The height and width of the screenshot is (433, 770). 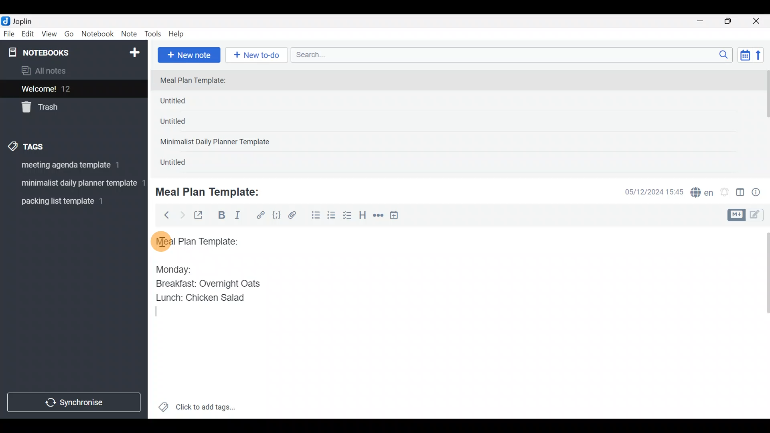 What do you see at coordinates (762, 322) in the screenshot?
I see `Scroll bar` at bounding box center [762, 322].